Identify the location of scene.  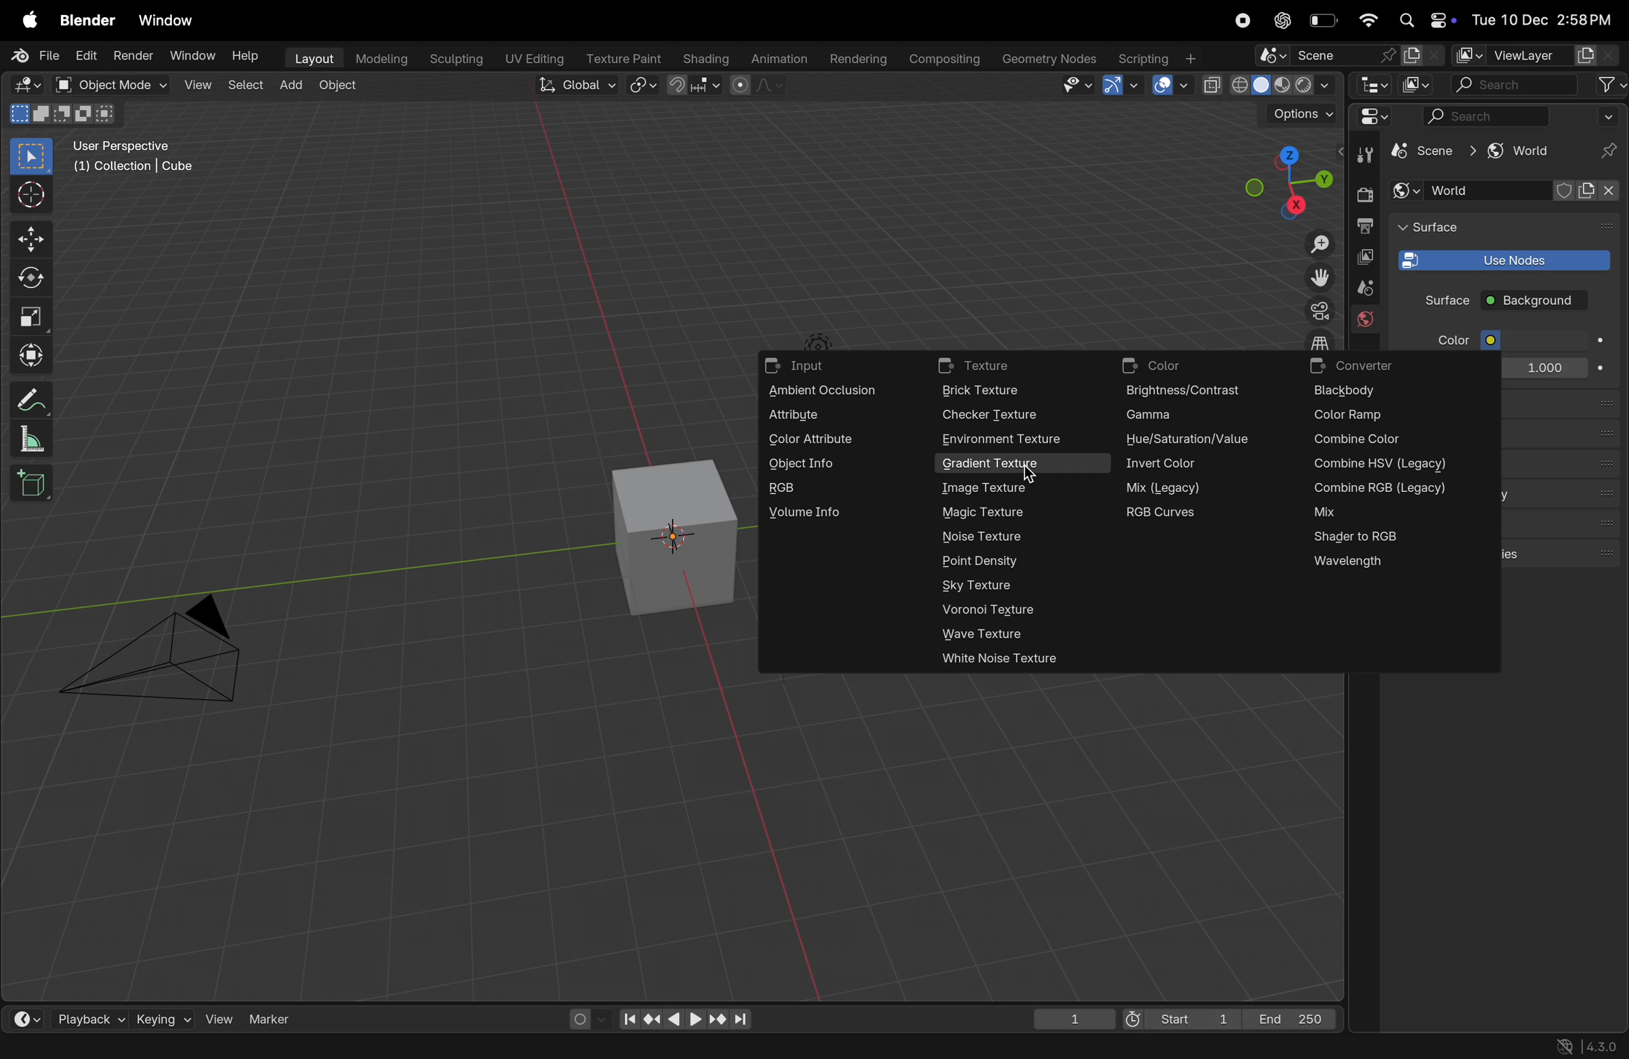
(1347, 57).